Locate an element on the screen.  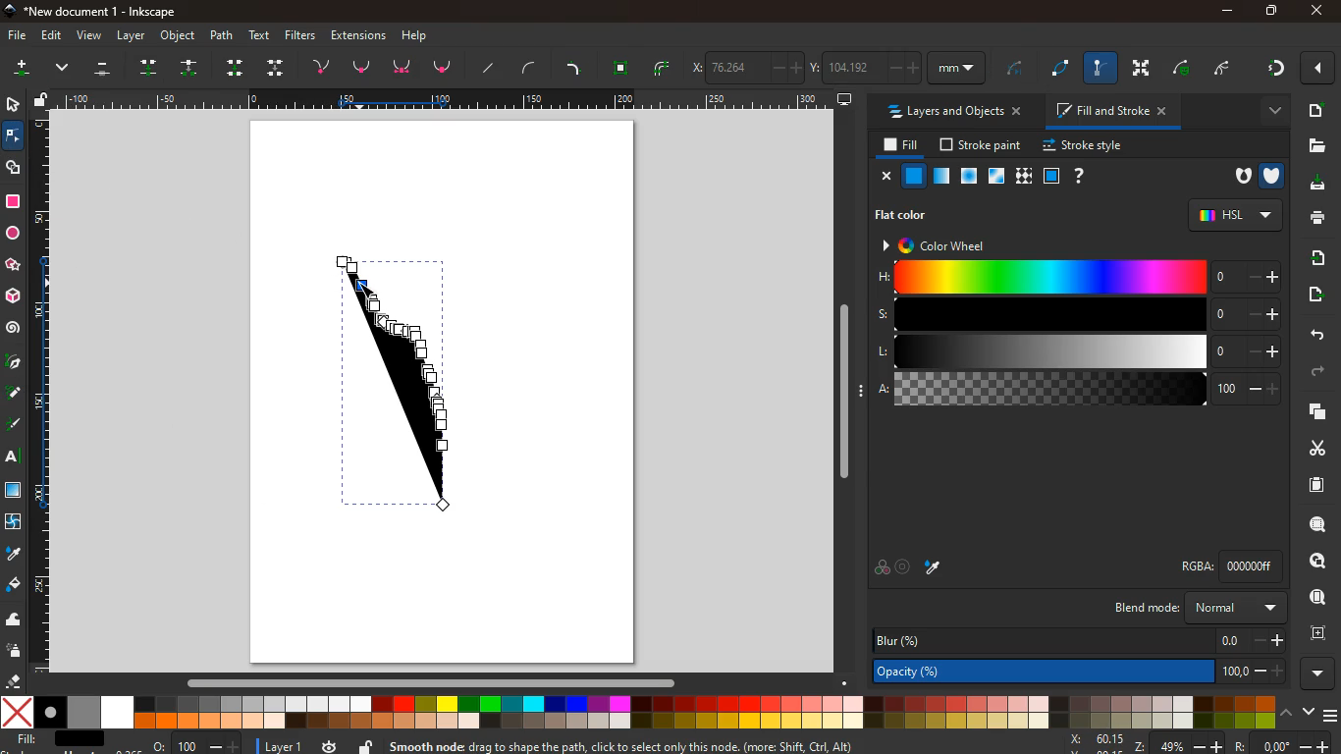
maximize is located at coordinates (1266, 10).